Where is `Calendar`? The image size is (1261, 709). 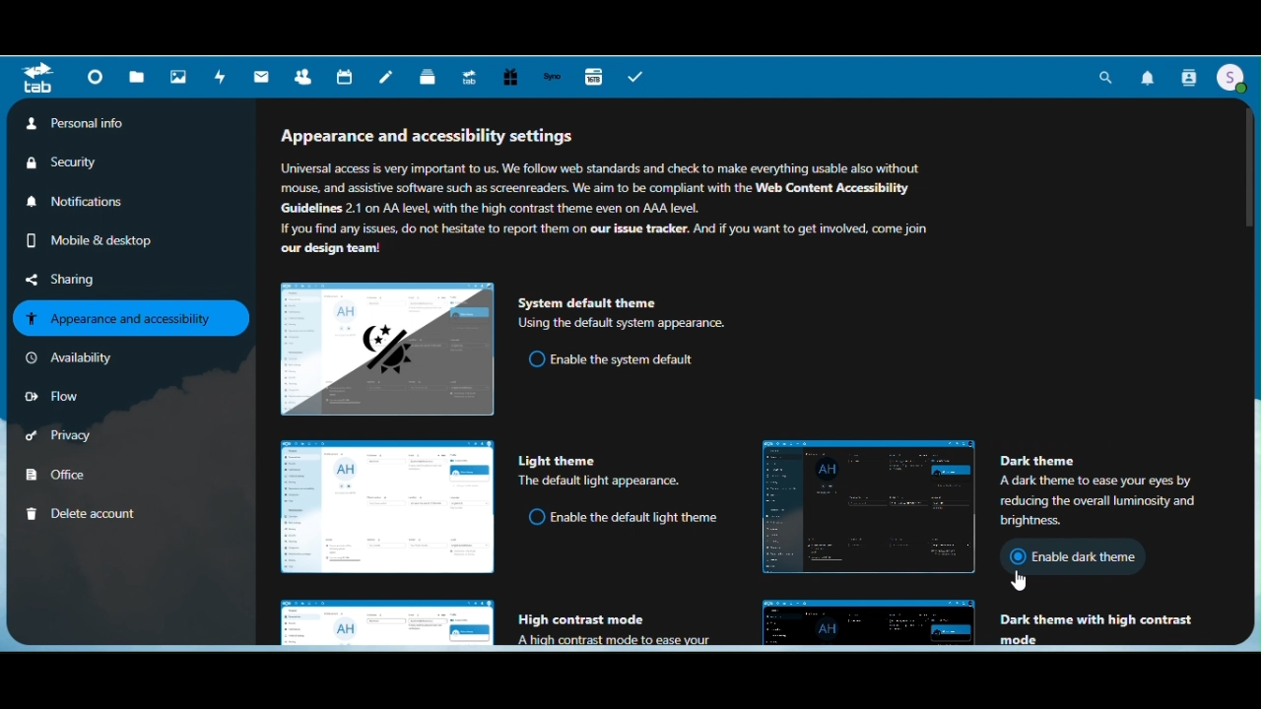 Calendar is located at coordinates (344, 77).